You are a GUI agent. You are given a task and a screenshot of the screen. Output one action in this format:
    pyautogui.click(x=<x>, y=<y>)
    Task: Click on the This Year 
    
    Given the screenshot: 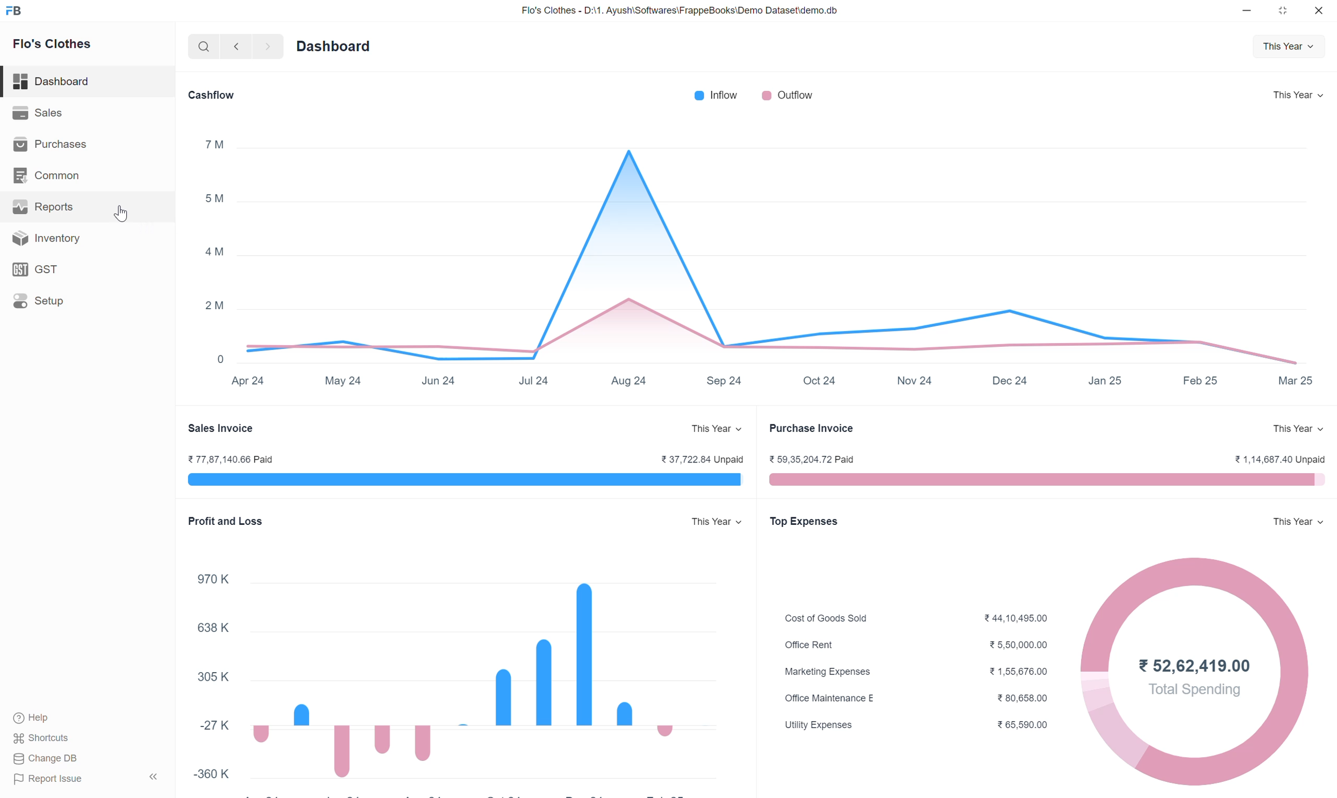 What is the action you would take?
    pyautogui.click(x=712, y=521)
    